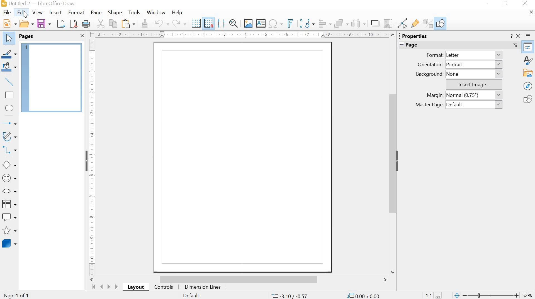 The width and height of the screenshot is (535, 299). I want to click on New, so click(10, 23).